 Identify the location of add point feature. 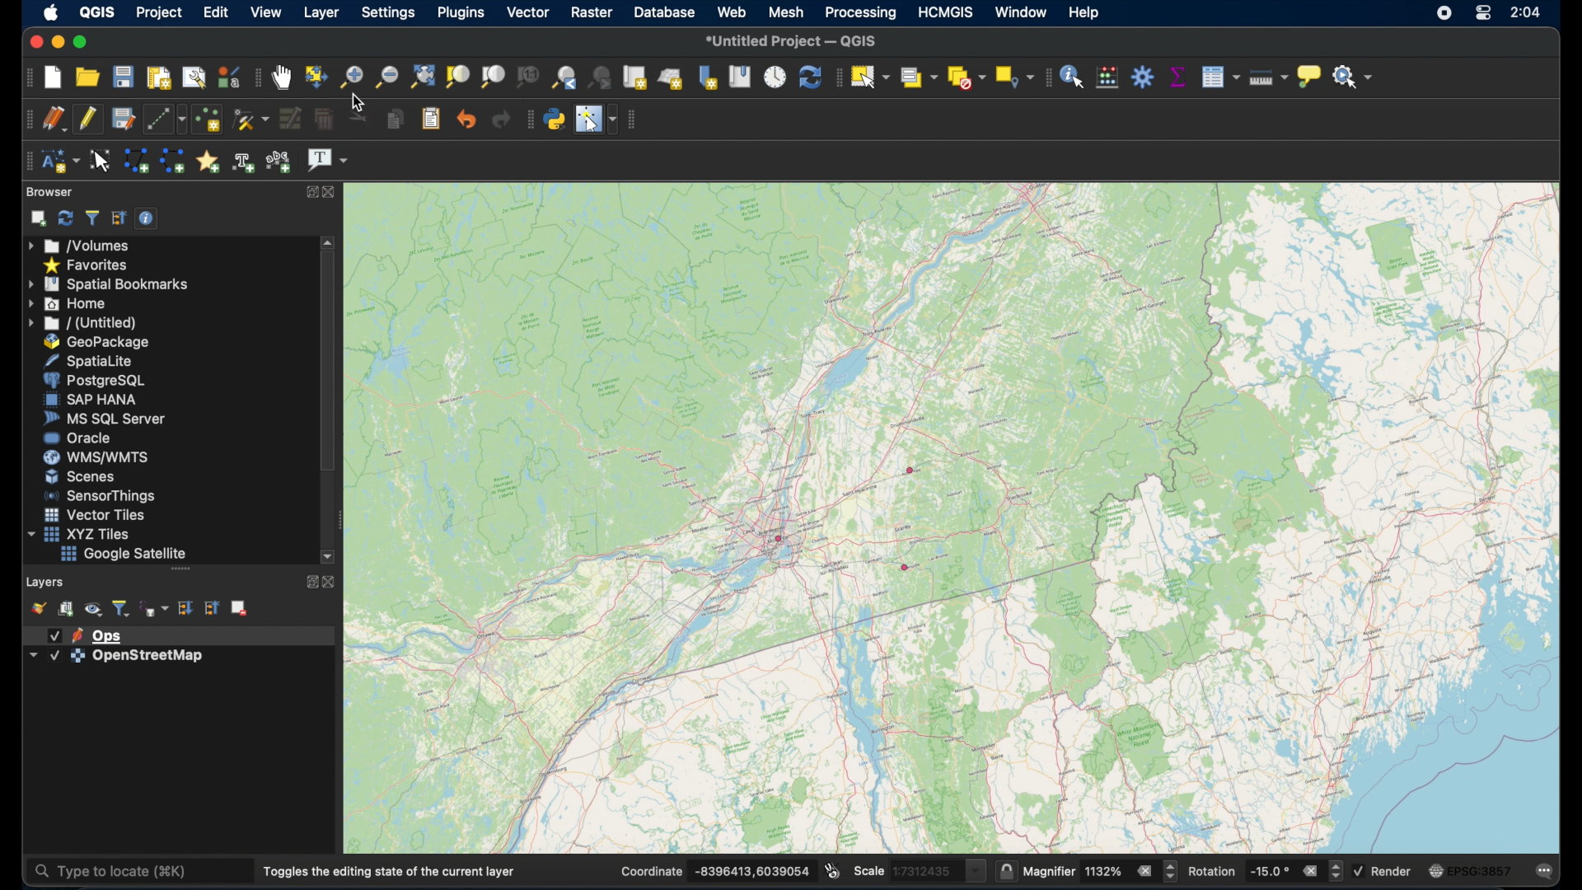
(208, 119).